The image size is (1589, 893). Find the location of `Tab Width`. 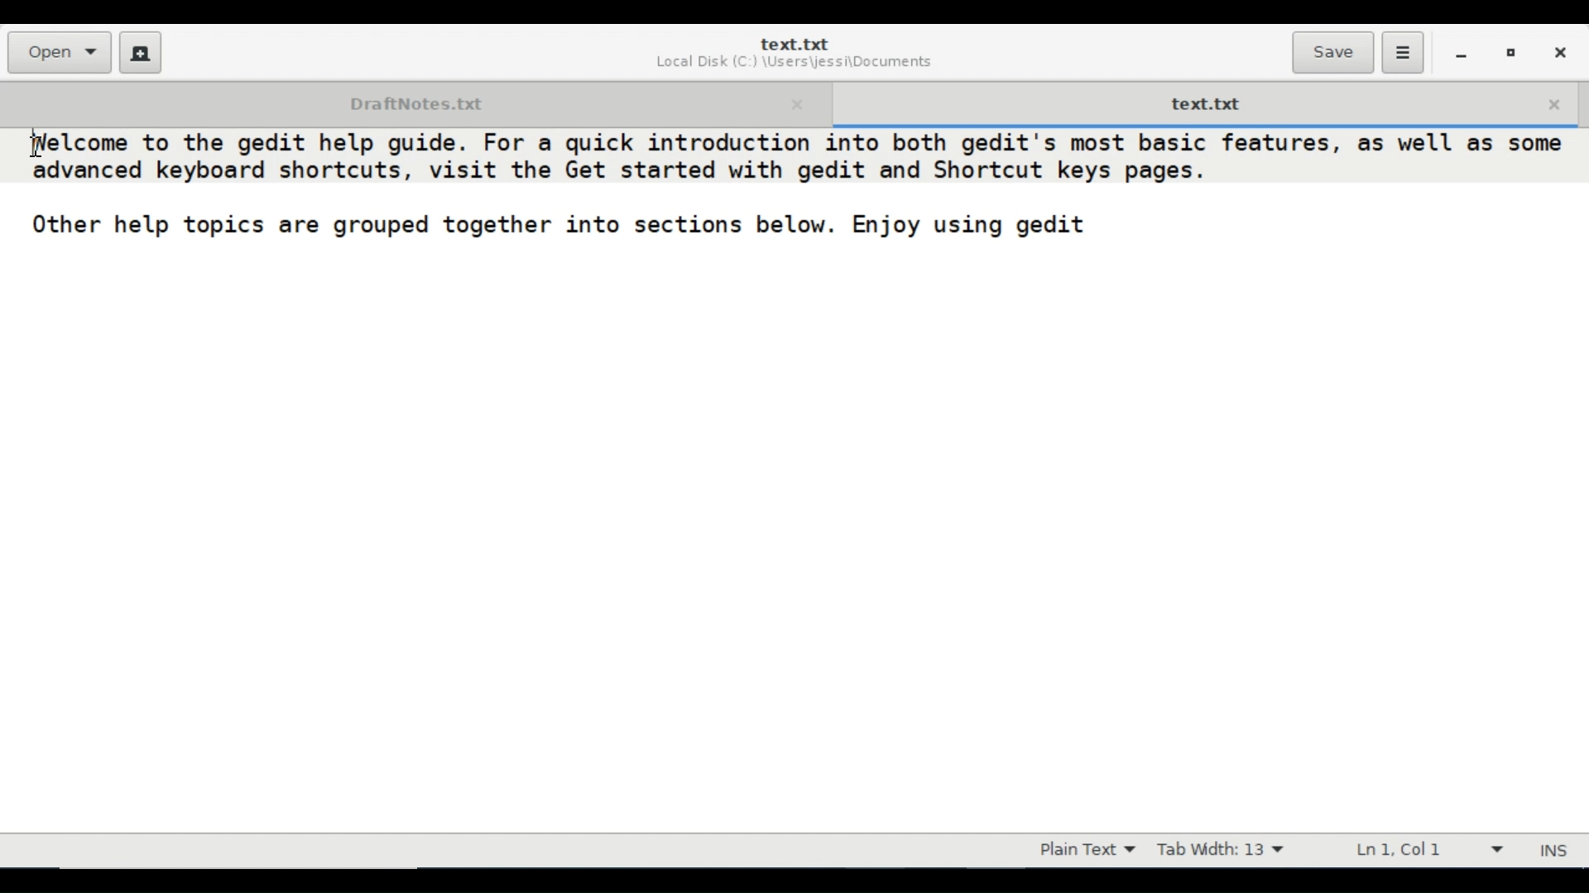

Tab Width is located at coordinates (1220, 850).